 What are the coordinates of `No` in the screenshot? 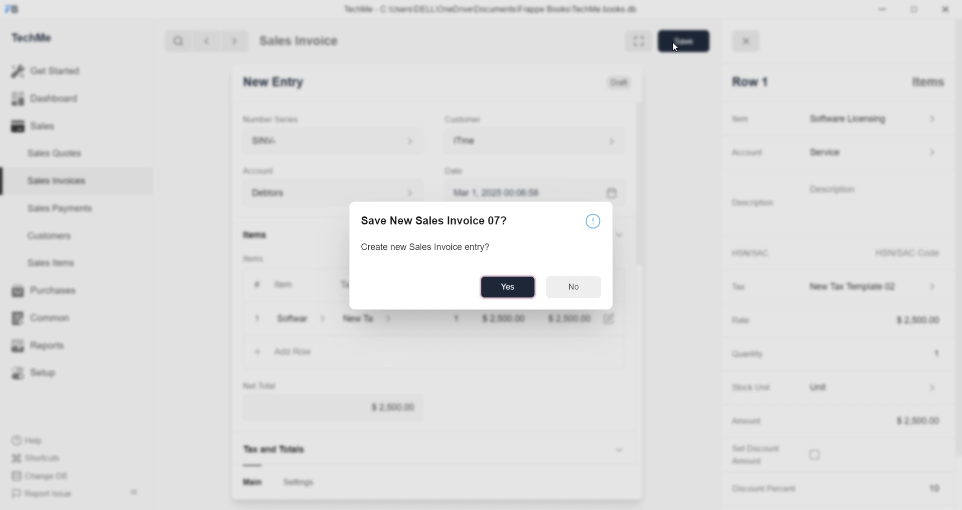 It's located at (576, 286).